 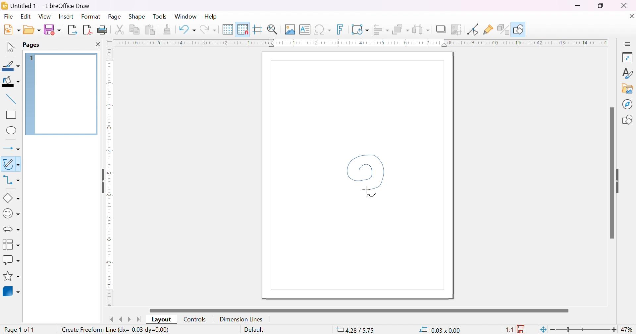 I want to click on 1:1, so click(x=510, y=330).